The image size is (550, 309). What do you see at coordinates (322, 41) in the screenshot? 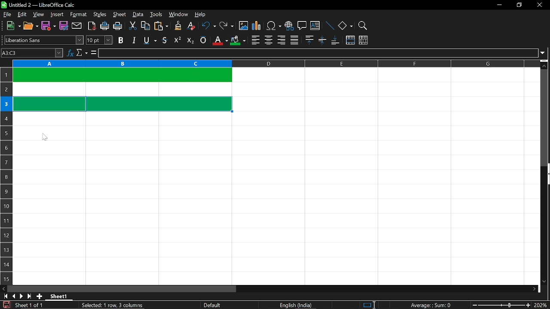
I see `center vertically` at bounding box center [322, 41].